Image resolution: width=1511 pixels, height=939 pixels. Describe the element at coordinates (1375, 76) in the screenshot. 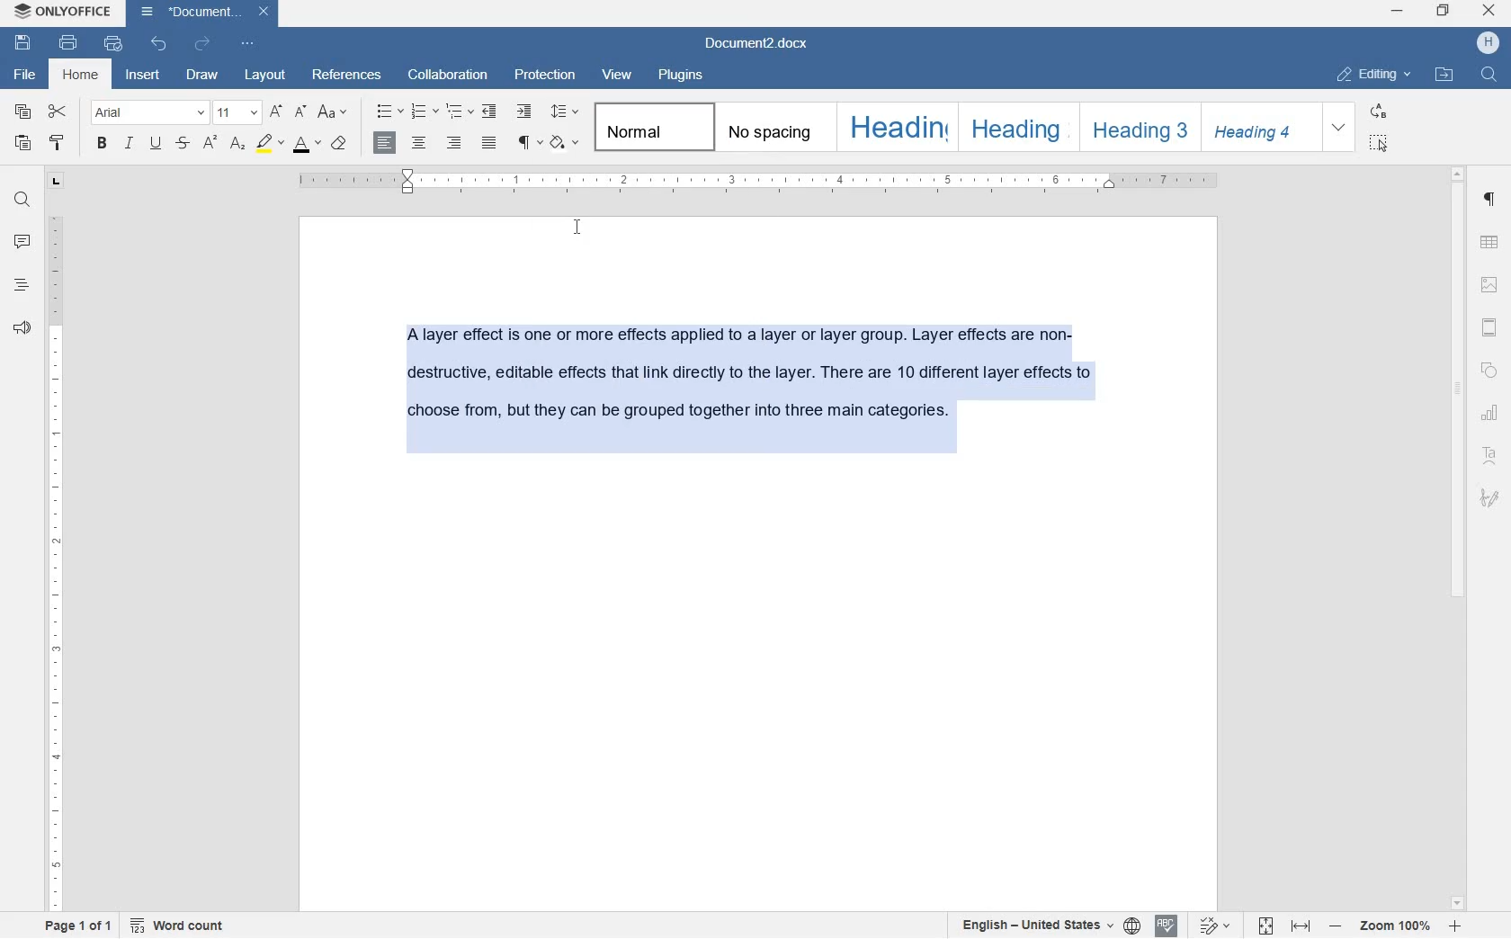

I see `editing` at that location.